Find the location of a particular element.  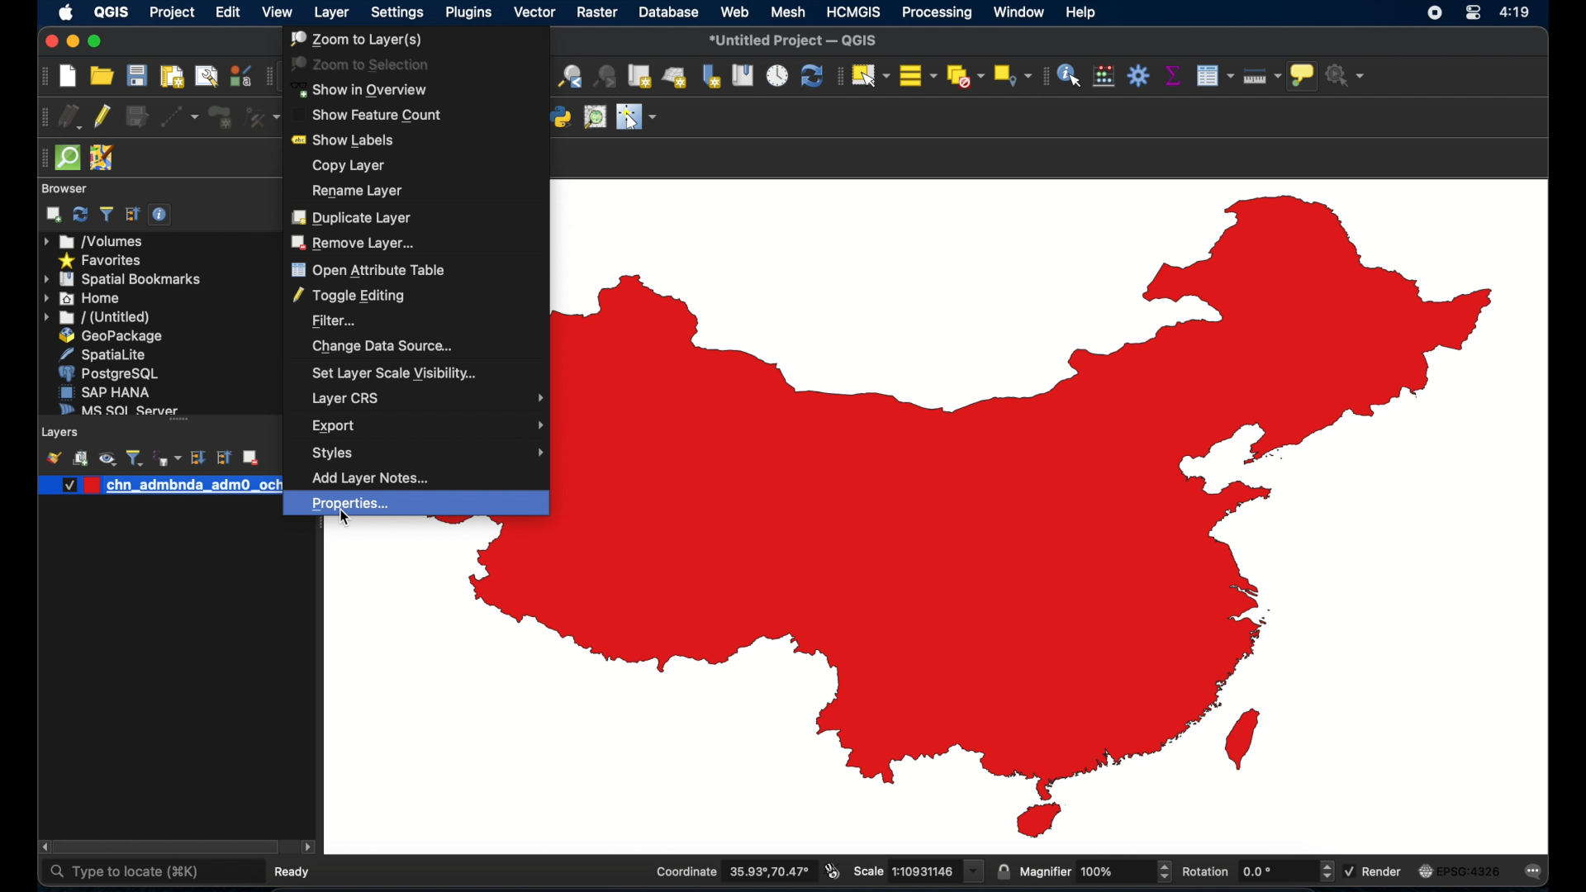

render is located at coordinates (1373, 870).